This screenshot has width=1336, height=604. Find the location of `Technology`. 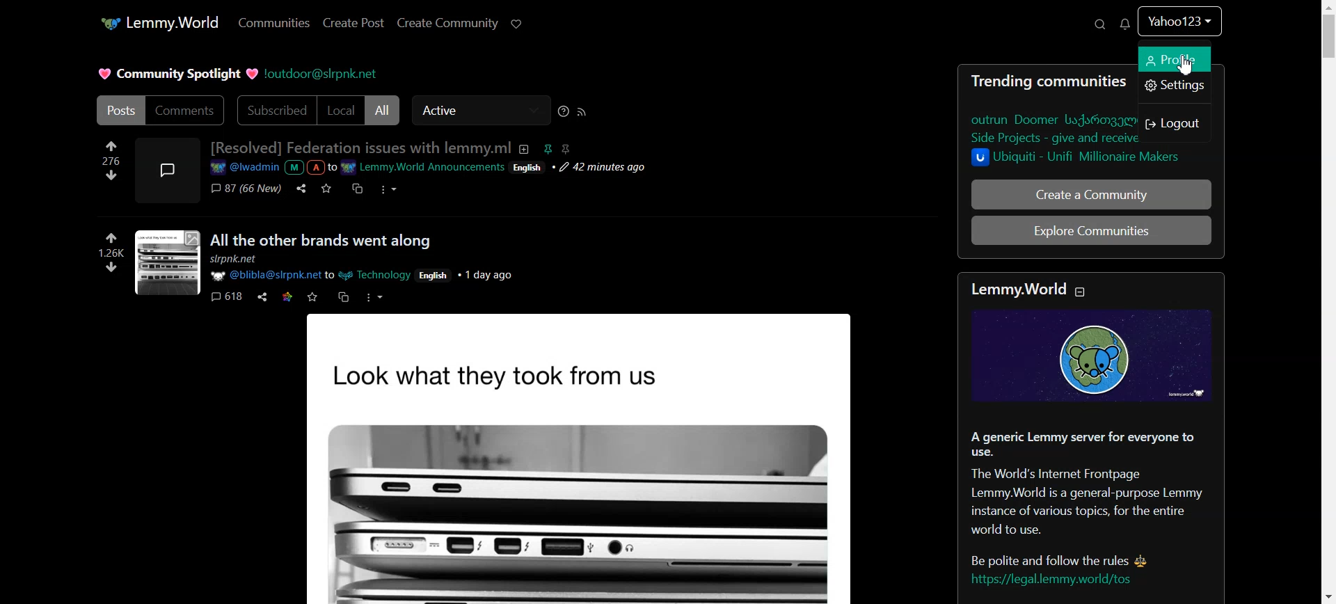

Technology is located at coordinates (378, 275).